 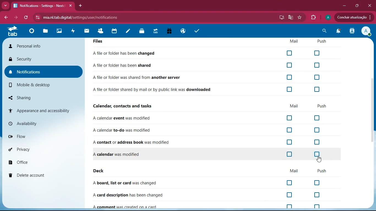 What do you see at coordinates (289, 90) in the screenshot?
I see `Checkbox` at bounding box center [289, 90].